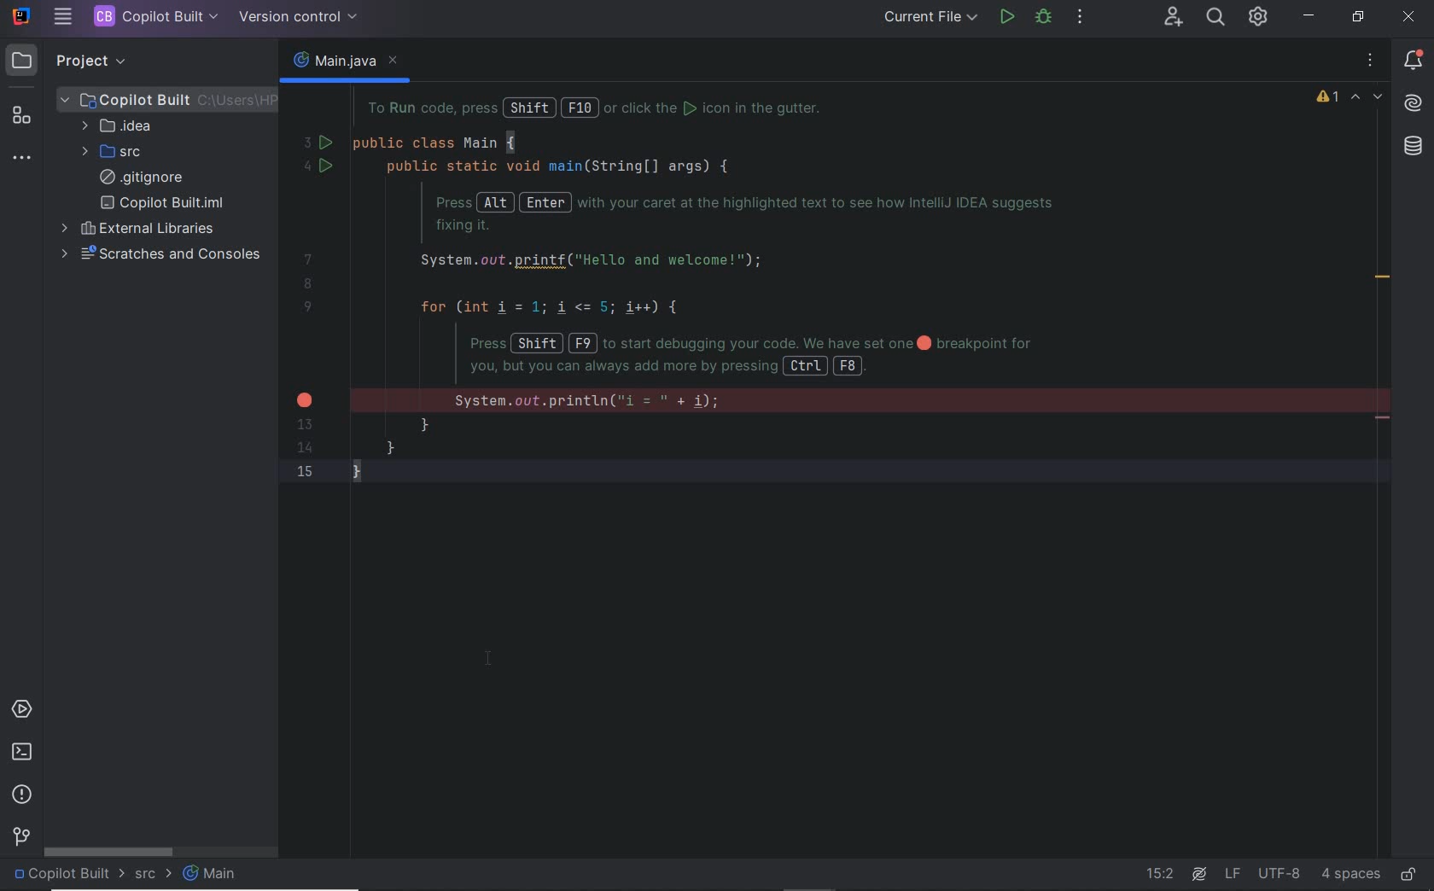  Describe the element at coordinates (305, 399) in the screenshot. I see `error` at that location.